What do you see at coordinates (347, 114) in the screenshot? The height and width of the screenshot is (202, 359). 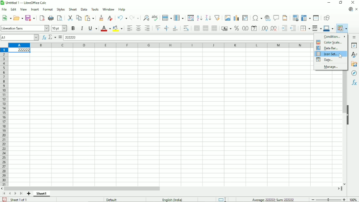 I see `Hide` at bounding box center [347, 114].